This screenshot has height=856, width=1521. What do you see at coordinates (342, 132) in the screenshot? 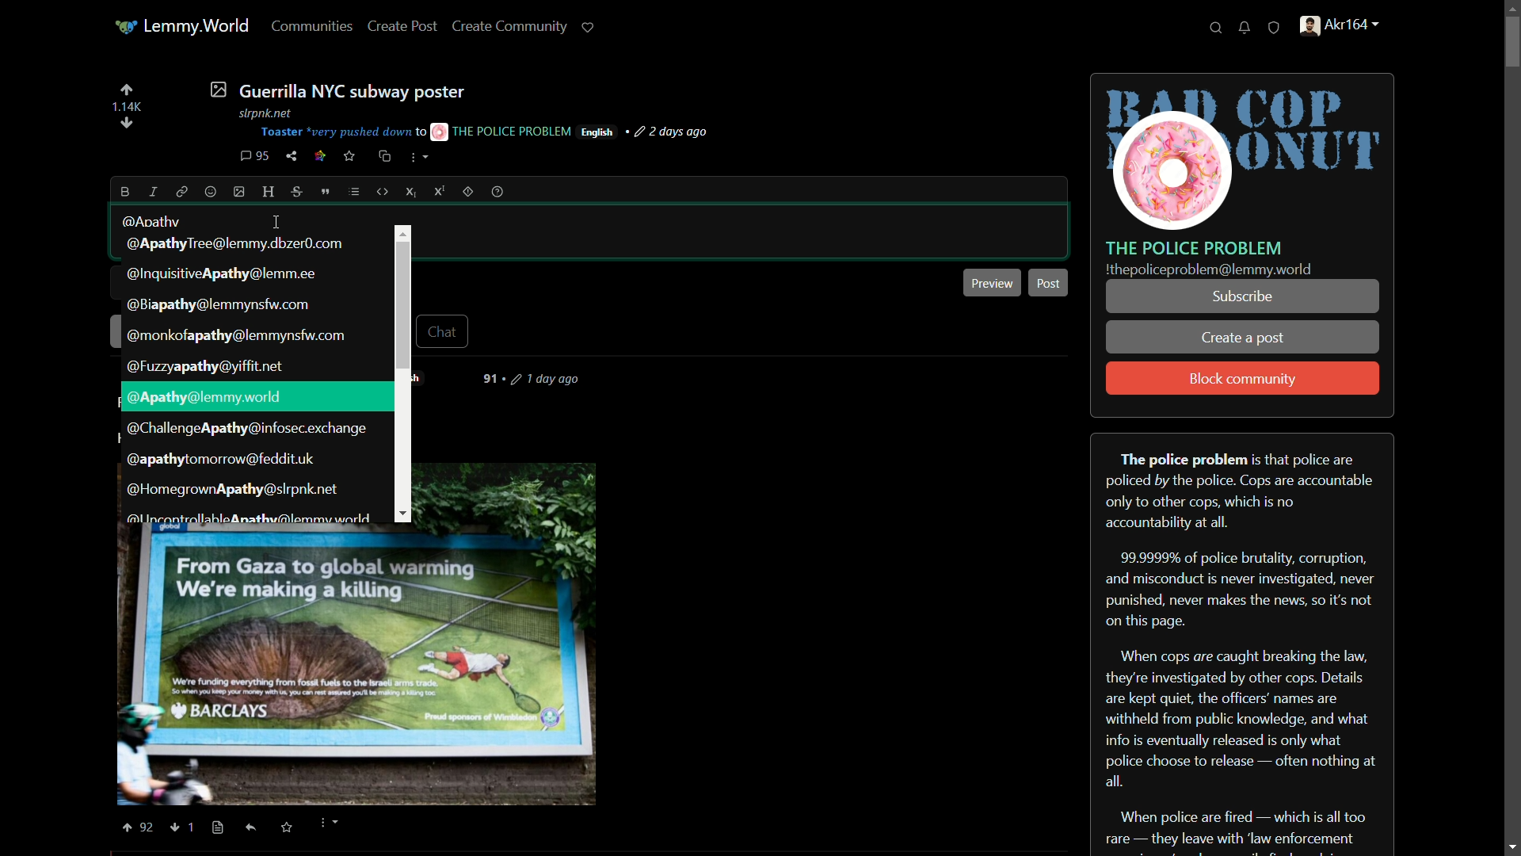
I see `Toaster "very pushed down t0` at bounding box center [342, 132].